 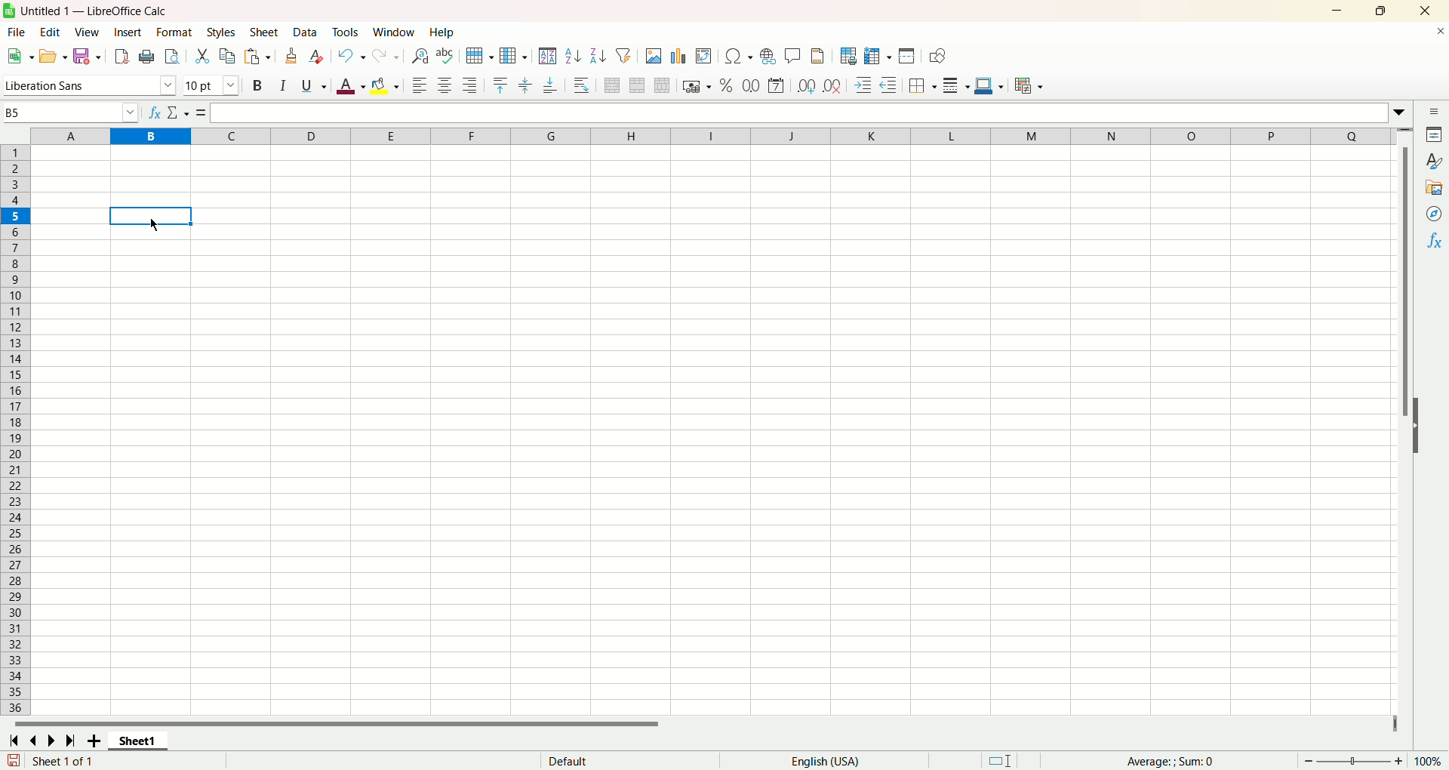 I want to click on close, so click(x=1426, y=11).